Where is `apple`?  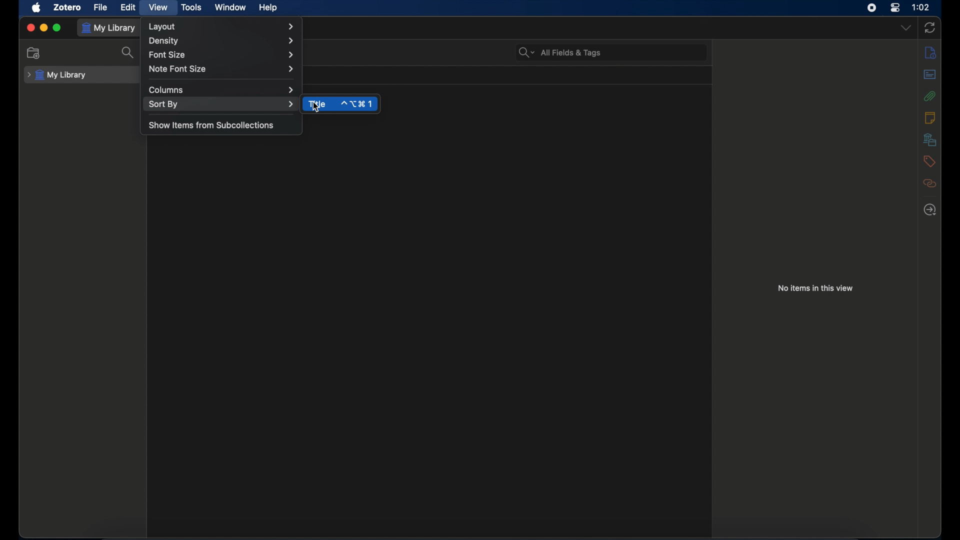 apple is located at coordinates (36, 8).